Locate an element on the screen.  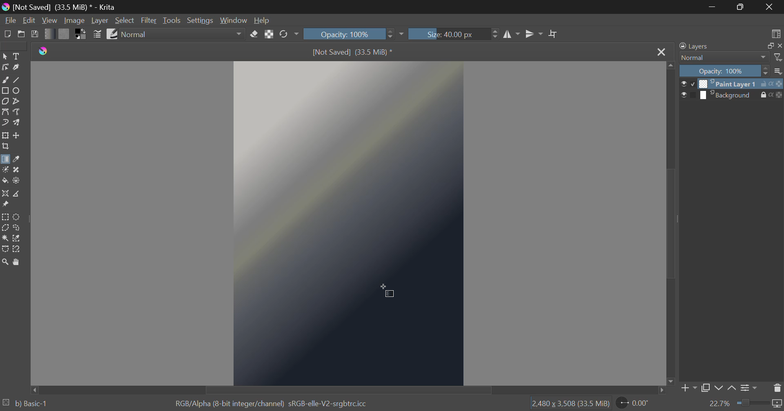
Pattern is located at coordinates (64, 34).